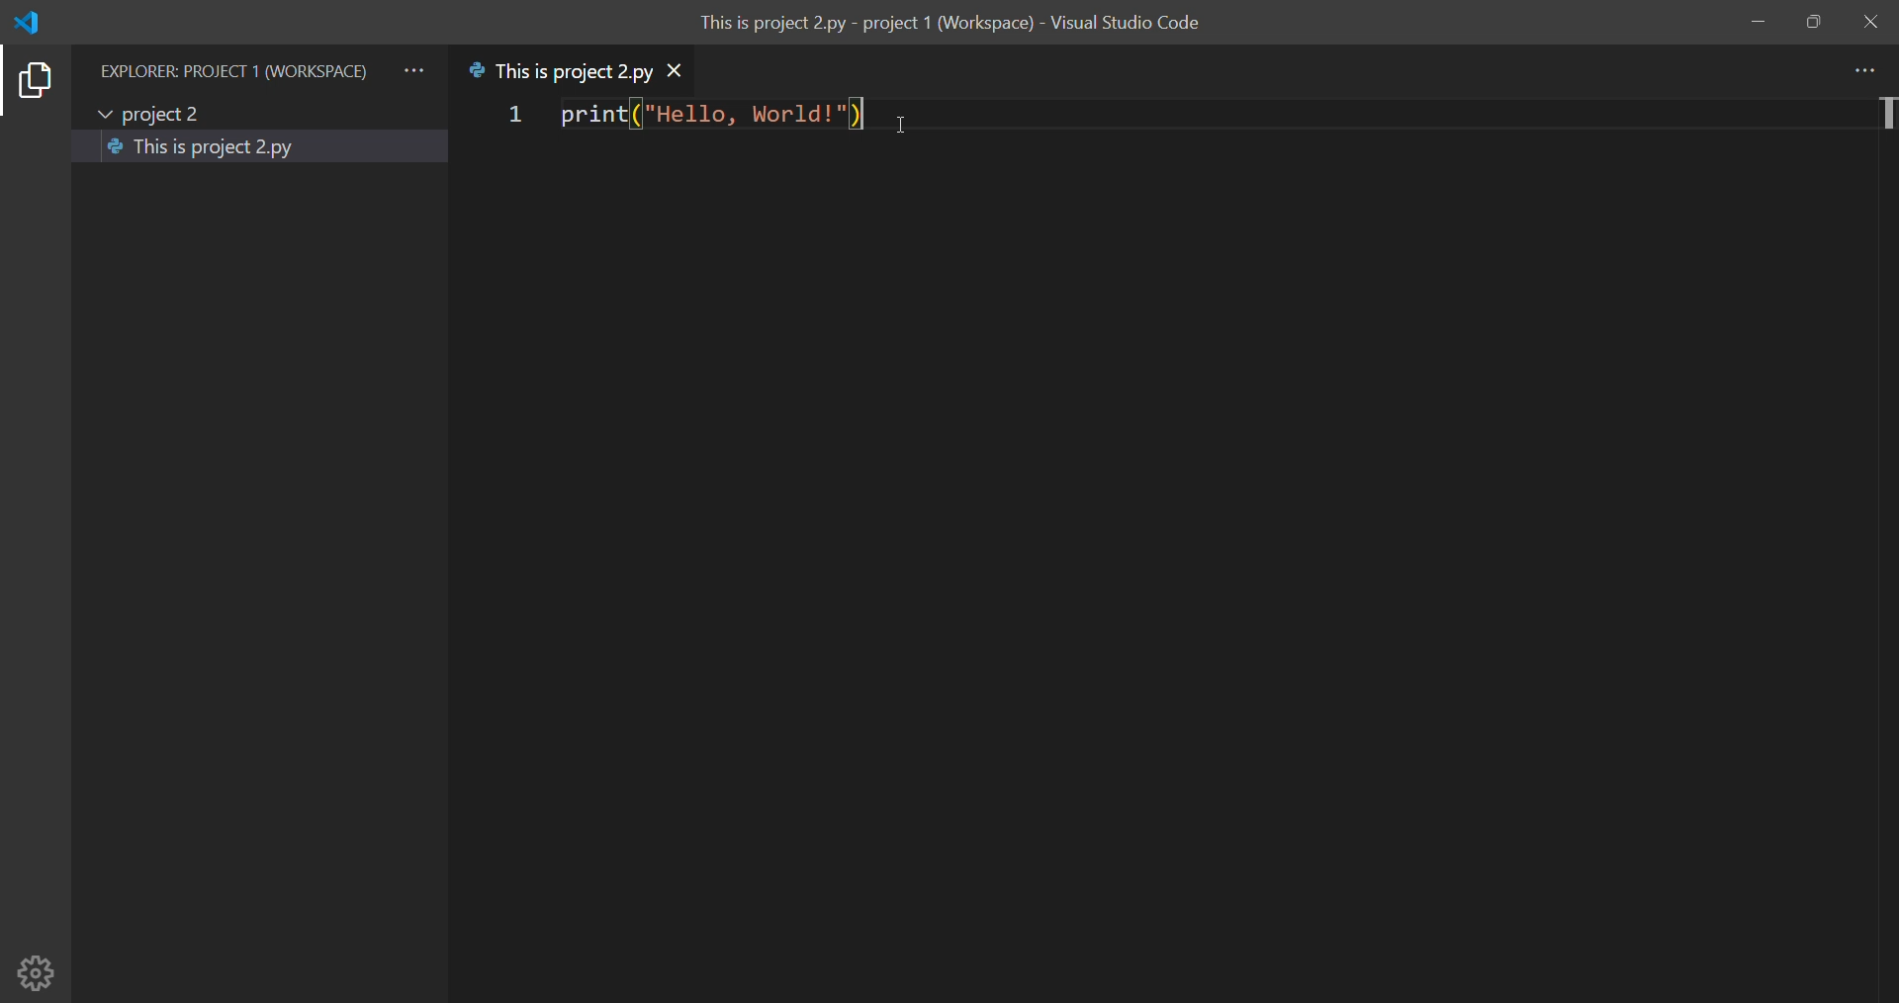 The height and width of the screenshot is (1003, 1899). What do you see at coordinates (210, 148) in the screenshot?
I see `This is project 2.py` at bounding box center [210, 148].